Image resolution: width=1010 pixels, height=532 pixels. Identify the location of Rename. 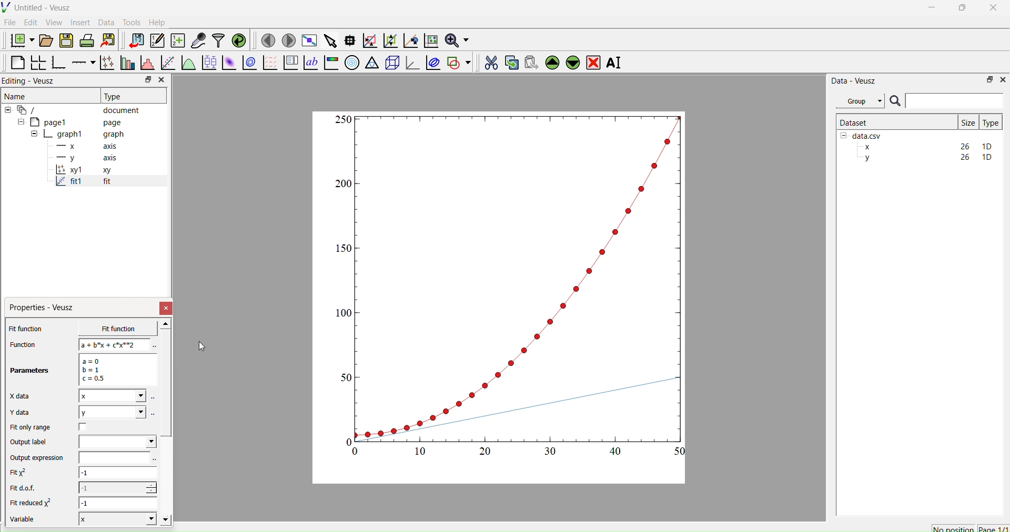
(616, 63).